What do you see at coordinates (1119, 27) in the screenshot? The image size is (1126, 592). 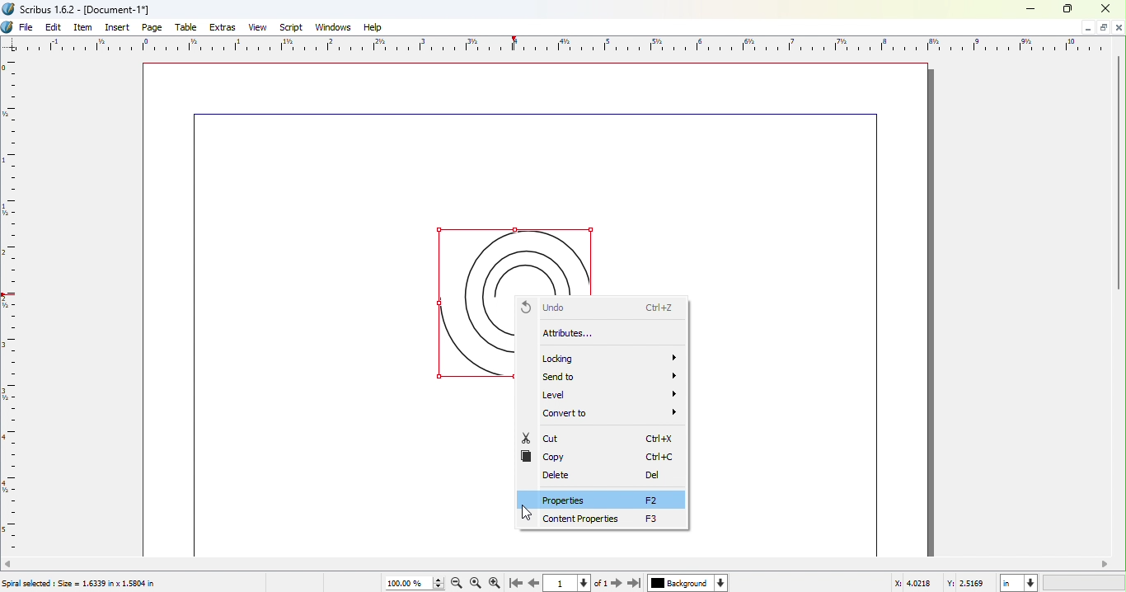 I see `Close document` at bounding box center [1119, 27].